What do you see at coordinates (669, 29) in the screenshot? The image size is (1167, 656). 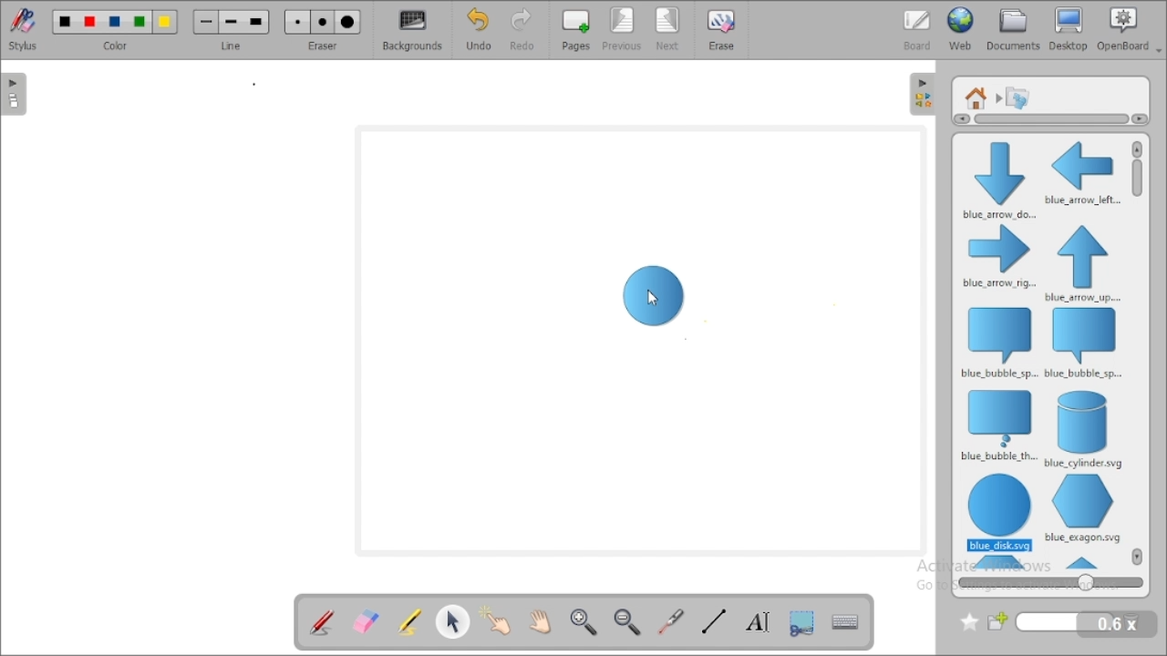 I see `next` at bounding box center [669, 29].